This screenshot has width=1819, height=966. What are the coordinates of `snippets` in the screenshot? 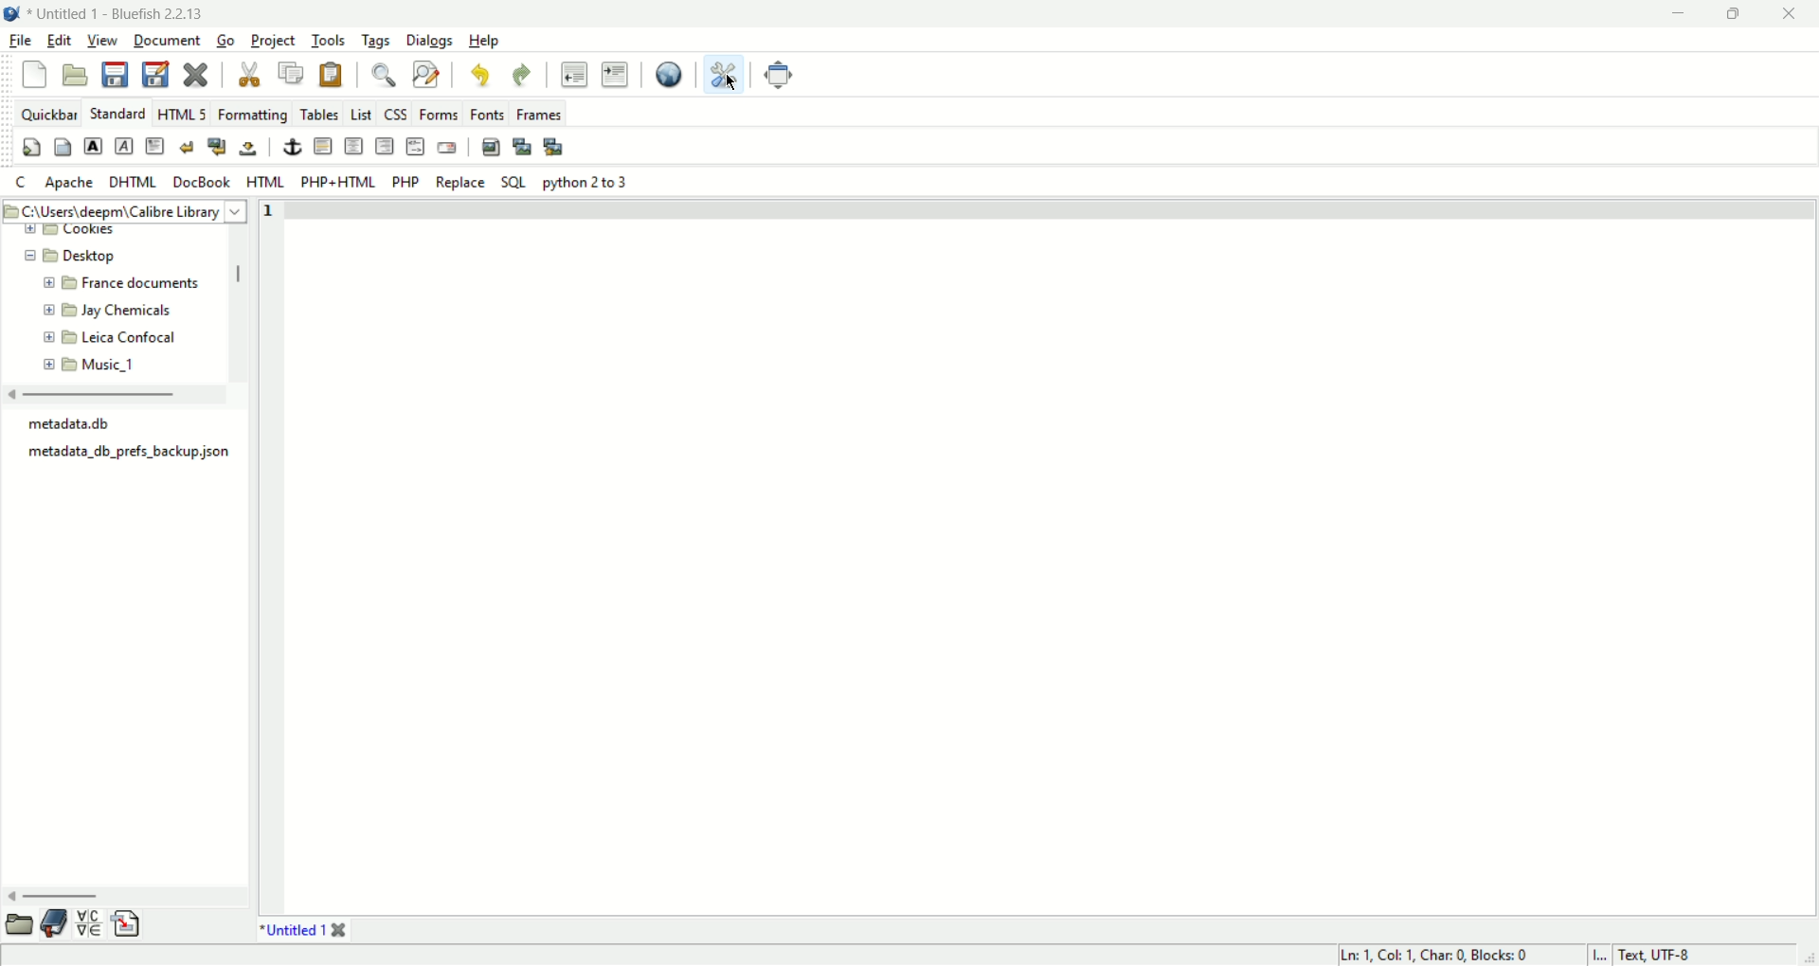 It's located at (132, 924).